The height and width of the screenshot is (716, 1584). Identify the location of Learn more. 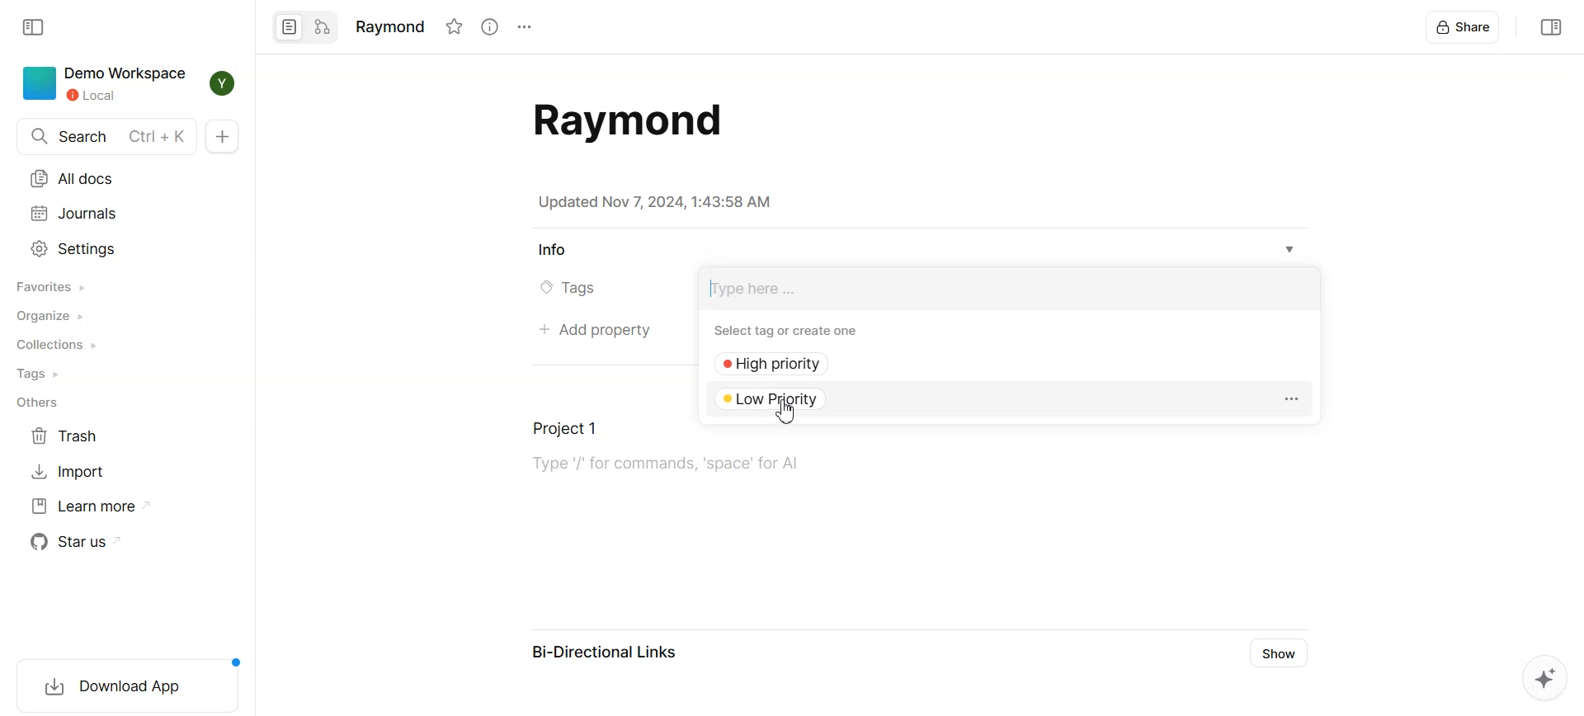
(92, 506).